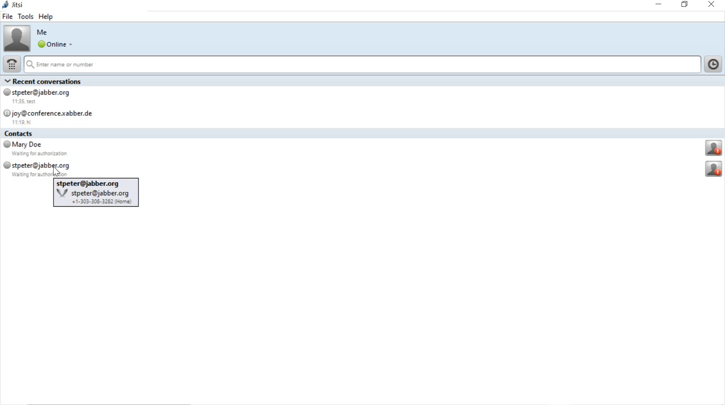  I want to click on Profile, so click(713, 149).